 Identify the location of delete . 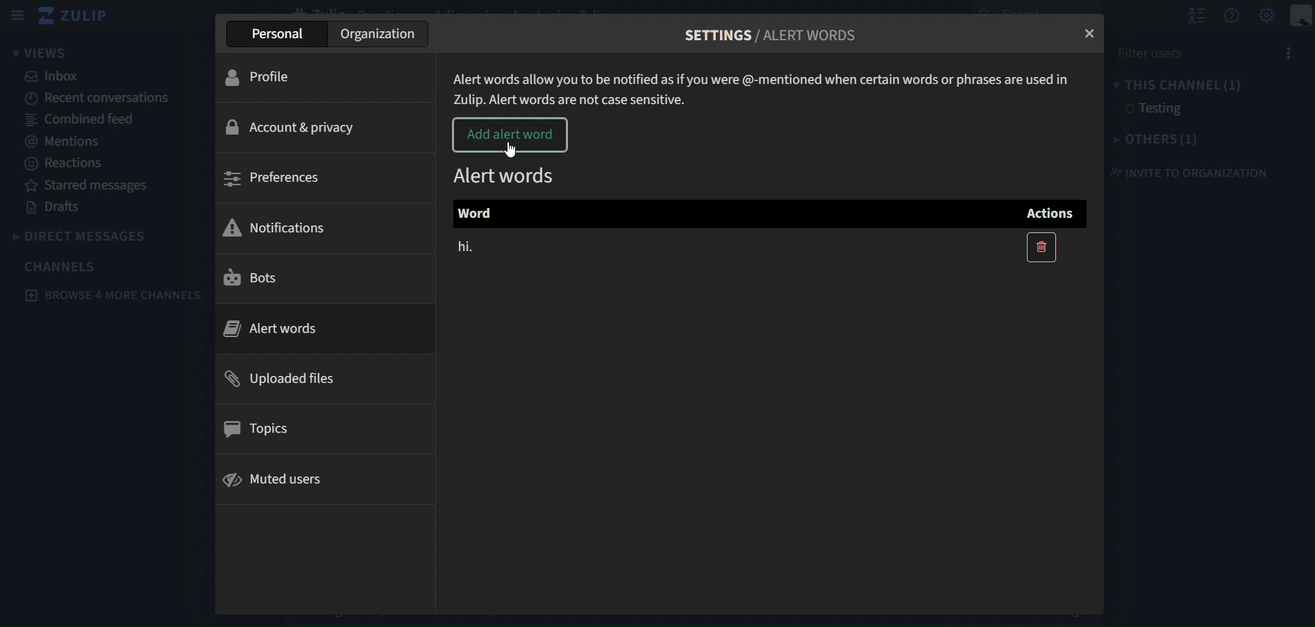
(1042, 247).